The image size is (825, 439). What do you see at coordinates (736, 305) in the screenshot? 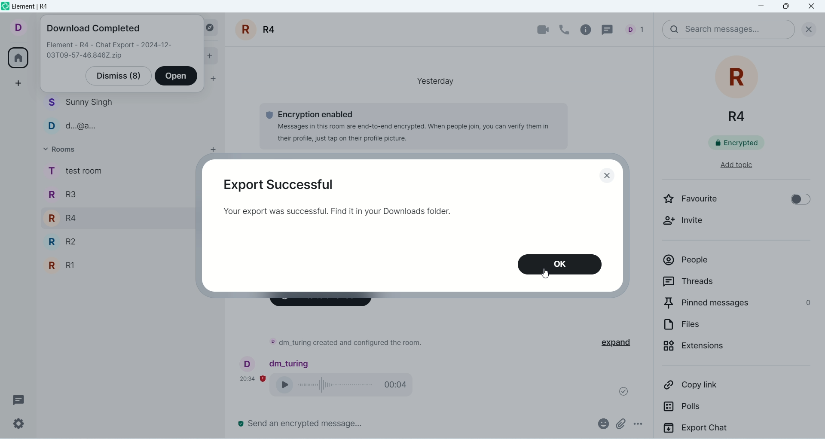
I see `pinned message` at bounding box center [736, 305].